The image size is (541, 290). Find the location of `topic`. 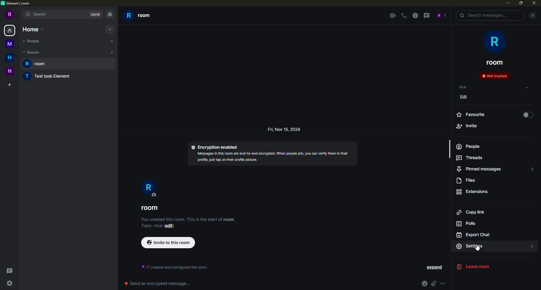

topic is located at coordinates (463, 87).